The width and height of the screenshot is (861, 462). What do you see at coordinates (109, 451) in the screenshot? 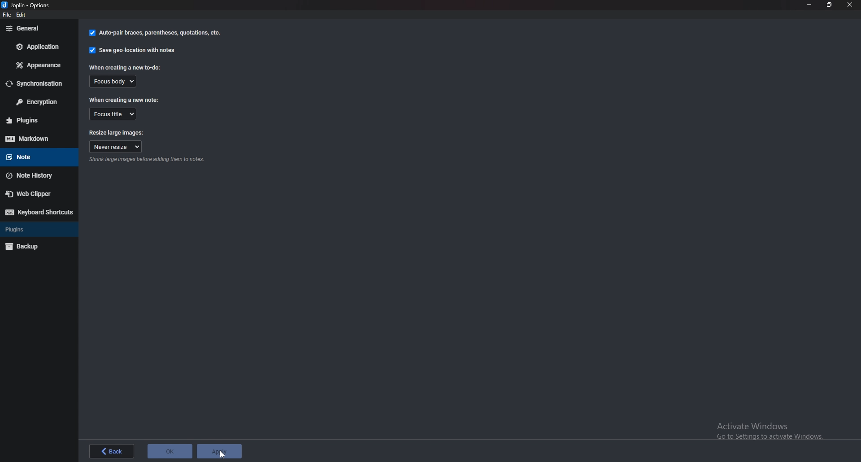
I see `back` at bounding box center [109, 451].